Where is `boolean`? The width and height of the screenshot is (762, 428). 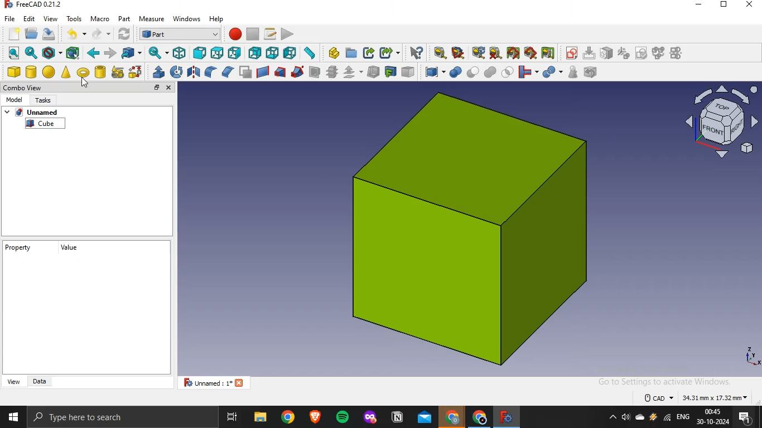 boolean is located at coordinates (455, 71).